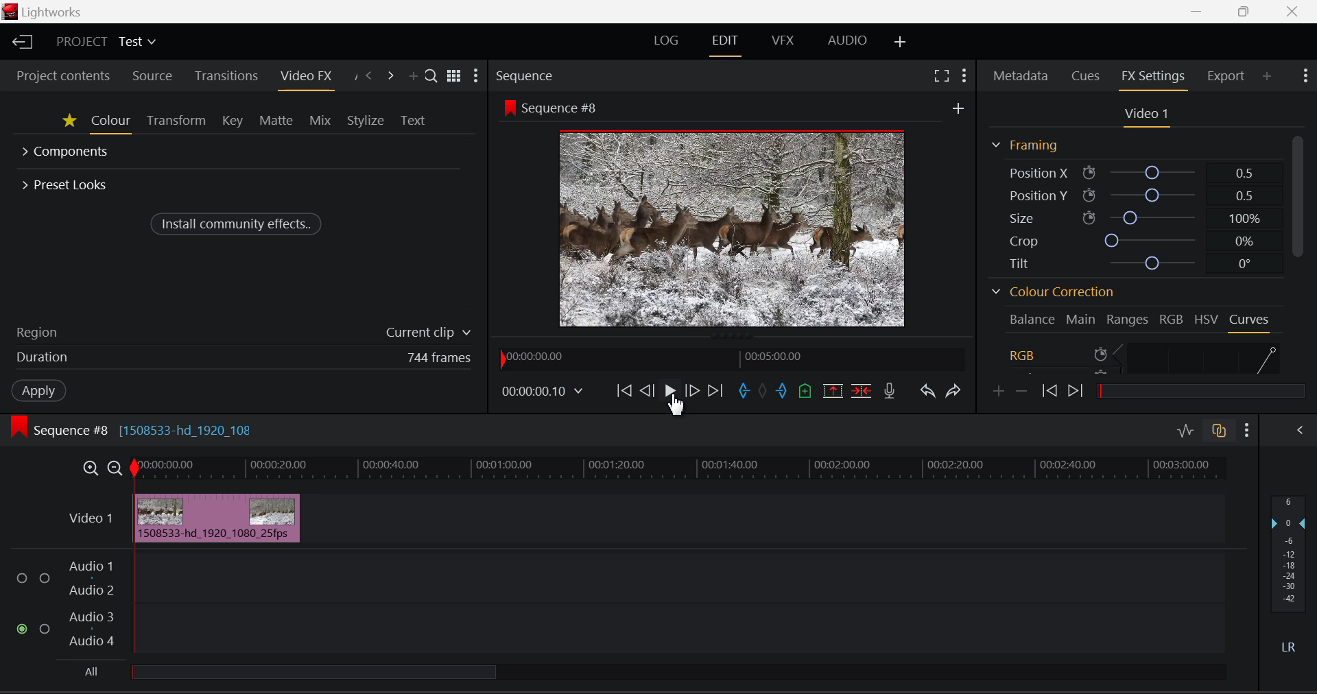  Describe the element at coordinates (1305, 77) in the screenshot. I see `Show Settings` at that location.